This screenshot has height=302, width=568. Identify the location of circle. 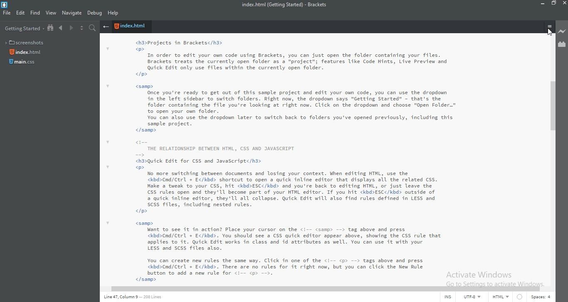
(519, 298).